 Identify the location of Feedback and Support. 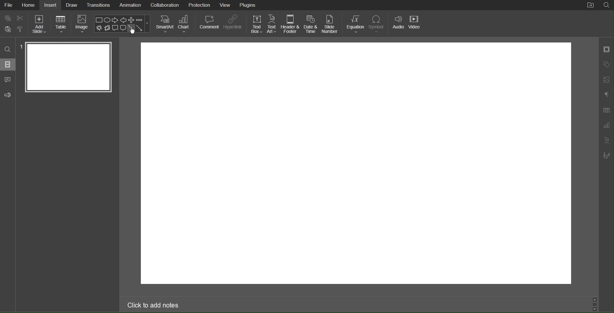
(8, 95).